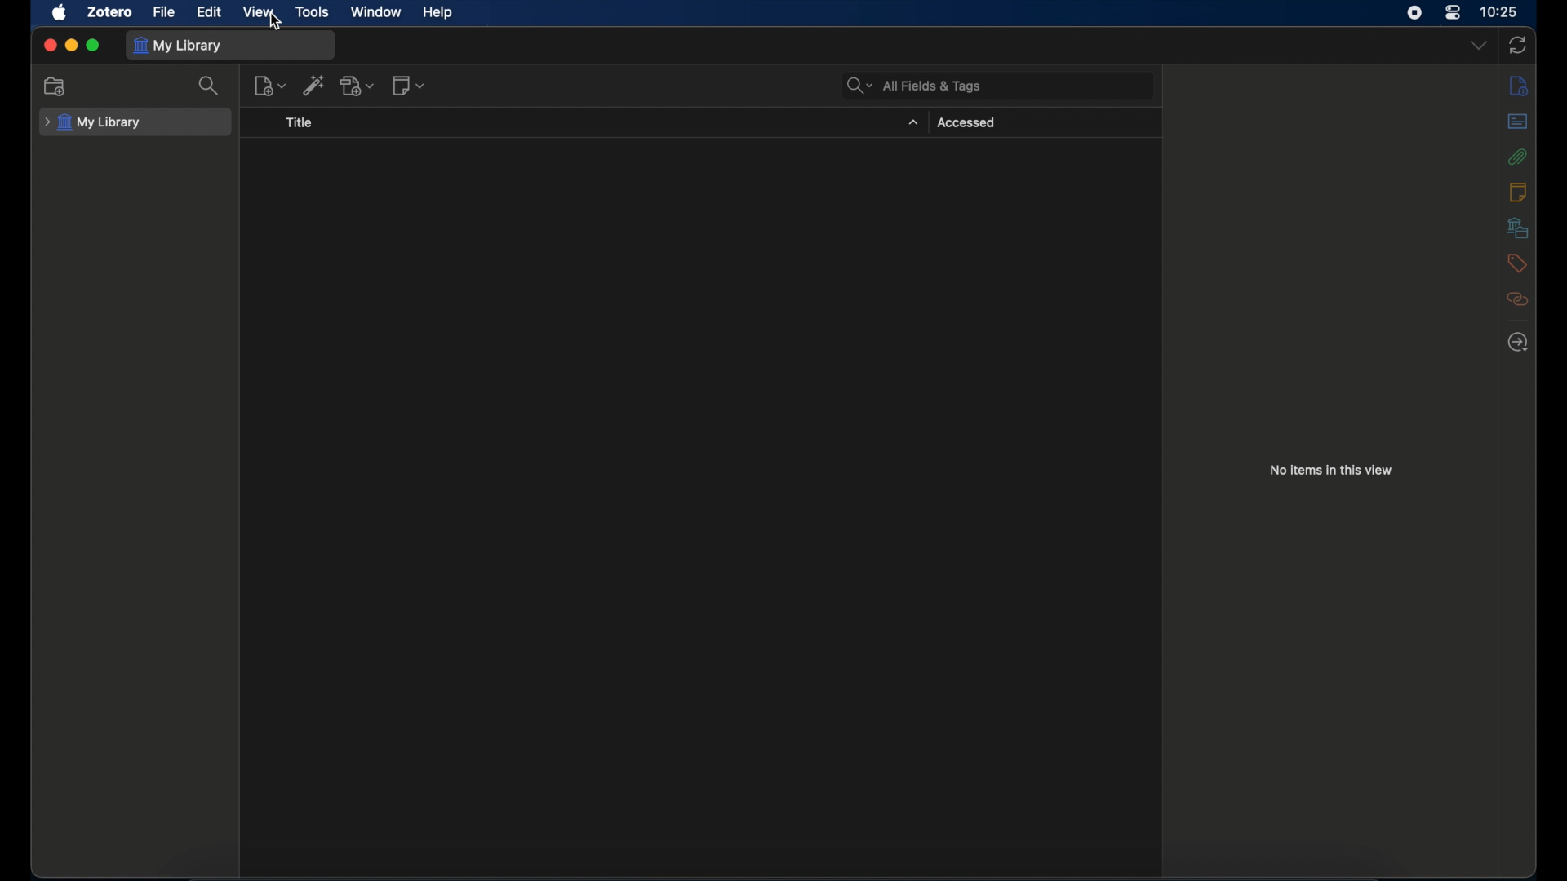 The width and height of the screenshot is (1567, 881). I want to click on locate, so click(1519, 343).